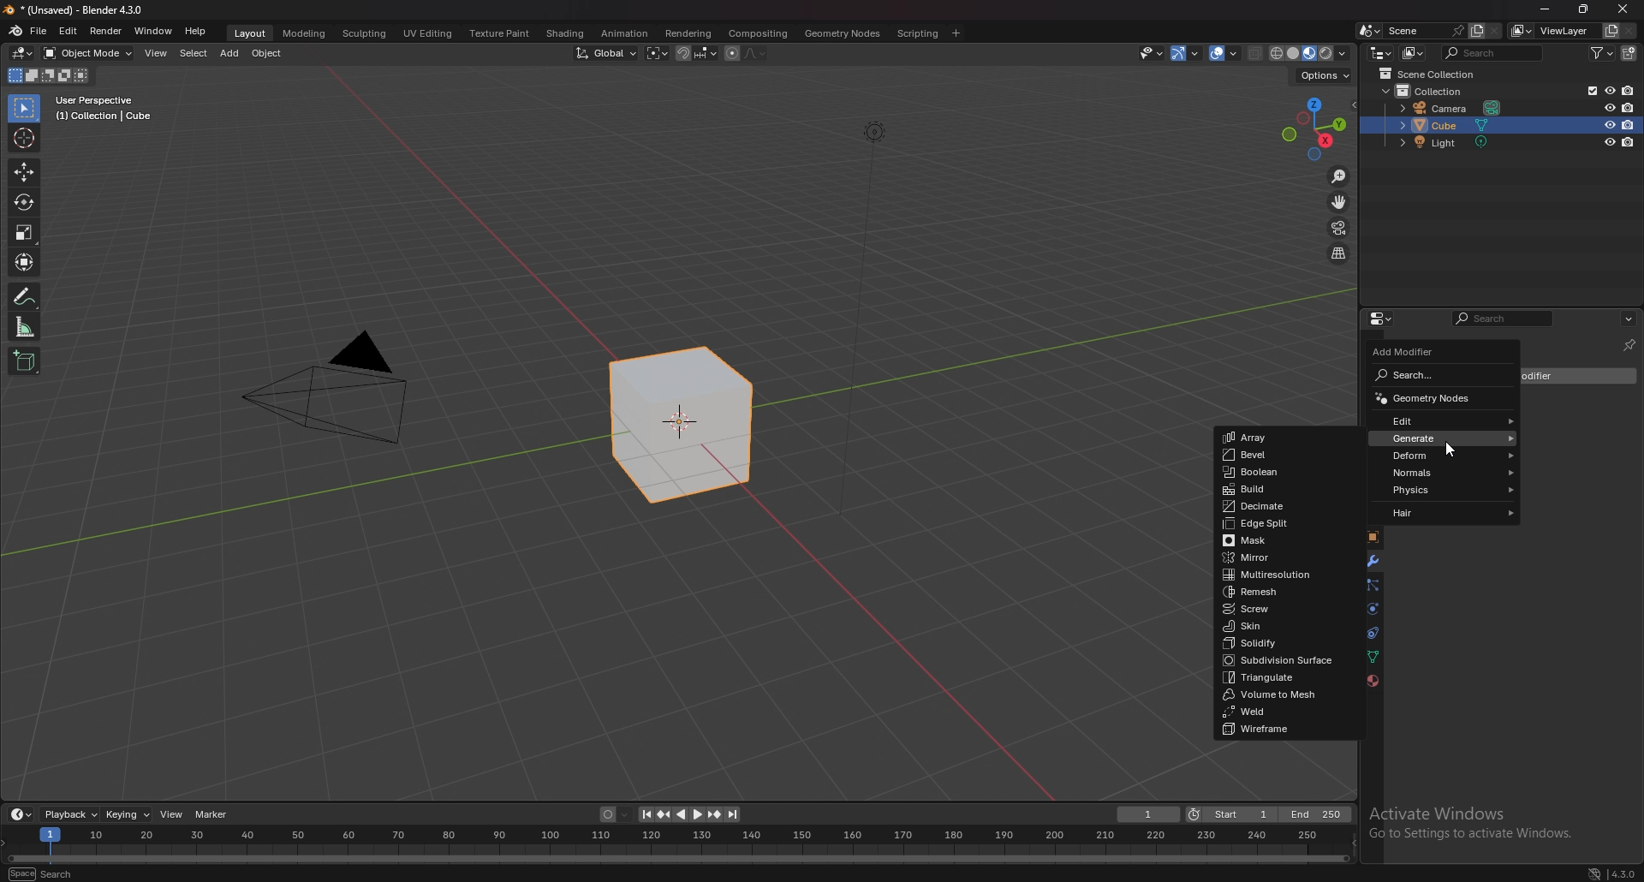 This screenshot has width=1644, height=882. Describe the element at coordinates (1629, 108) in the screenshot. I see `disable in renders` at that location.